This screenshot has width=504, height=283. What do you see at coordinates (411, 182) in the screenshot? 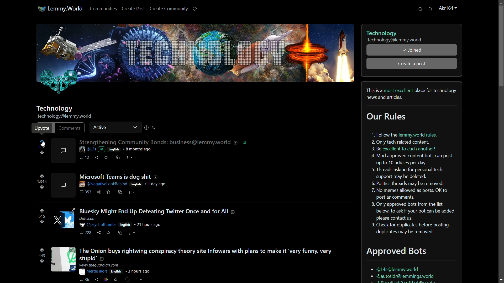
I see `rules` at bounding box center [411, 182].